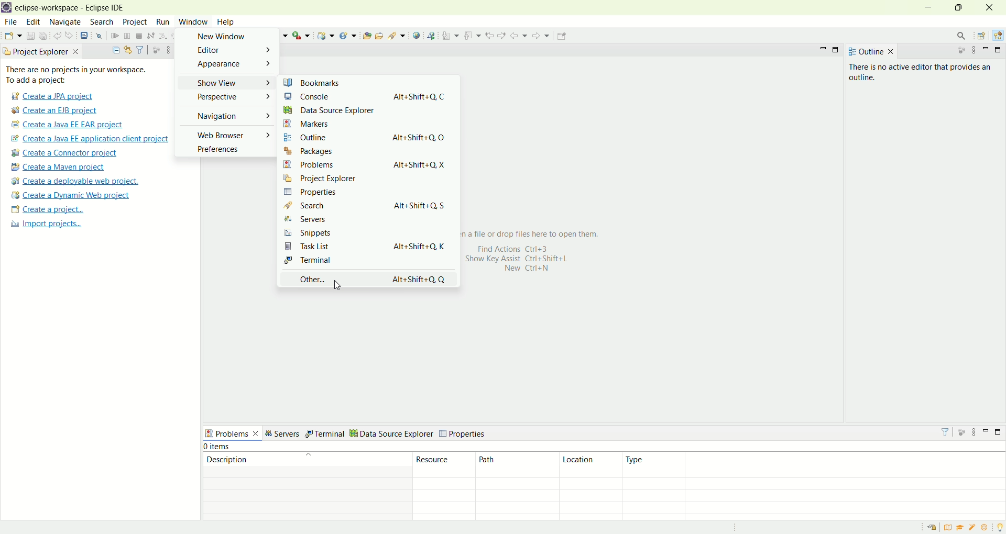 The width and height of the screenshot is (1006, 534). What do you see at coordinates (331, 205) in the screenshot?
I see `search` at bounding box center [331, 205].